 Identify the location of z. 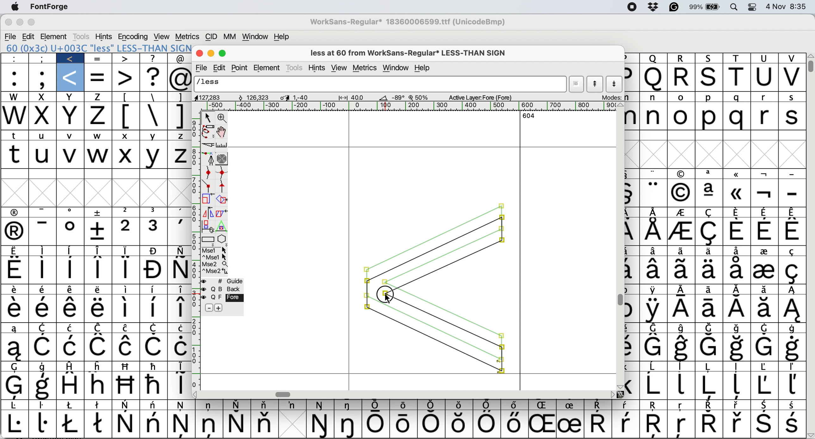
(98, 117).